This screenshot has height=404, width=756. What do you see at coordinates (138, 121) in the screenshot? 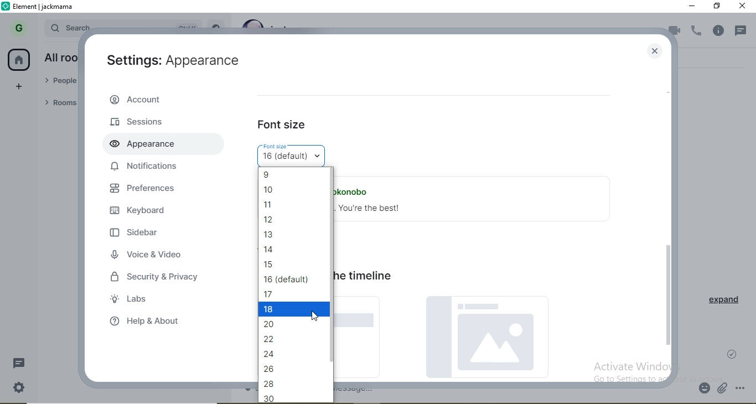
I see `sessions` at bounding box center [138, 121].